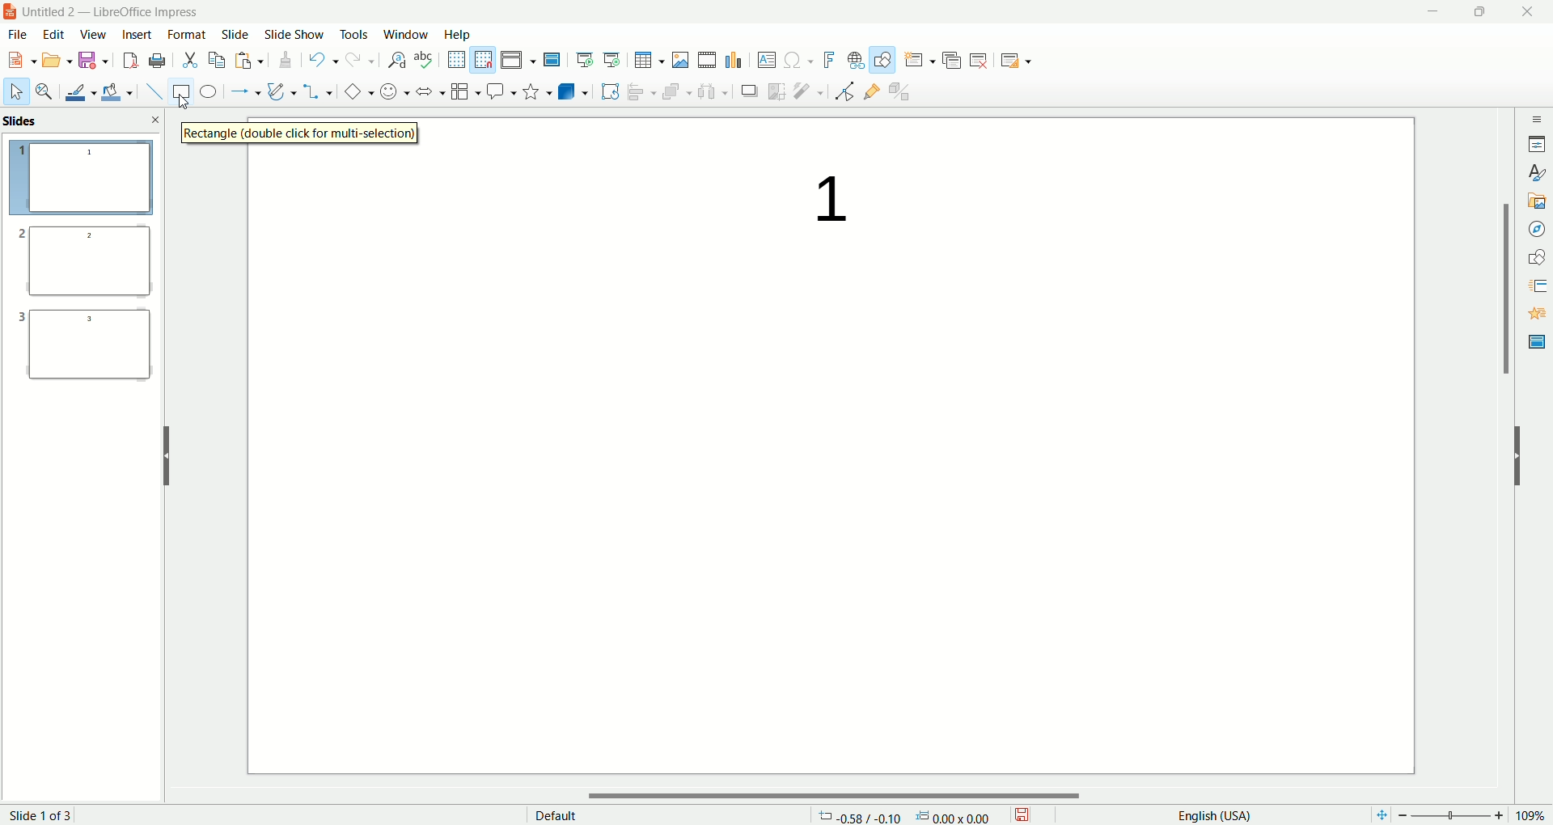 The image size is (1553, 825). I want to click on file, so click(23, 35).